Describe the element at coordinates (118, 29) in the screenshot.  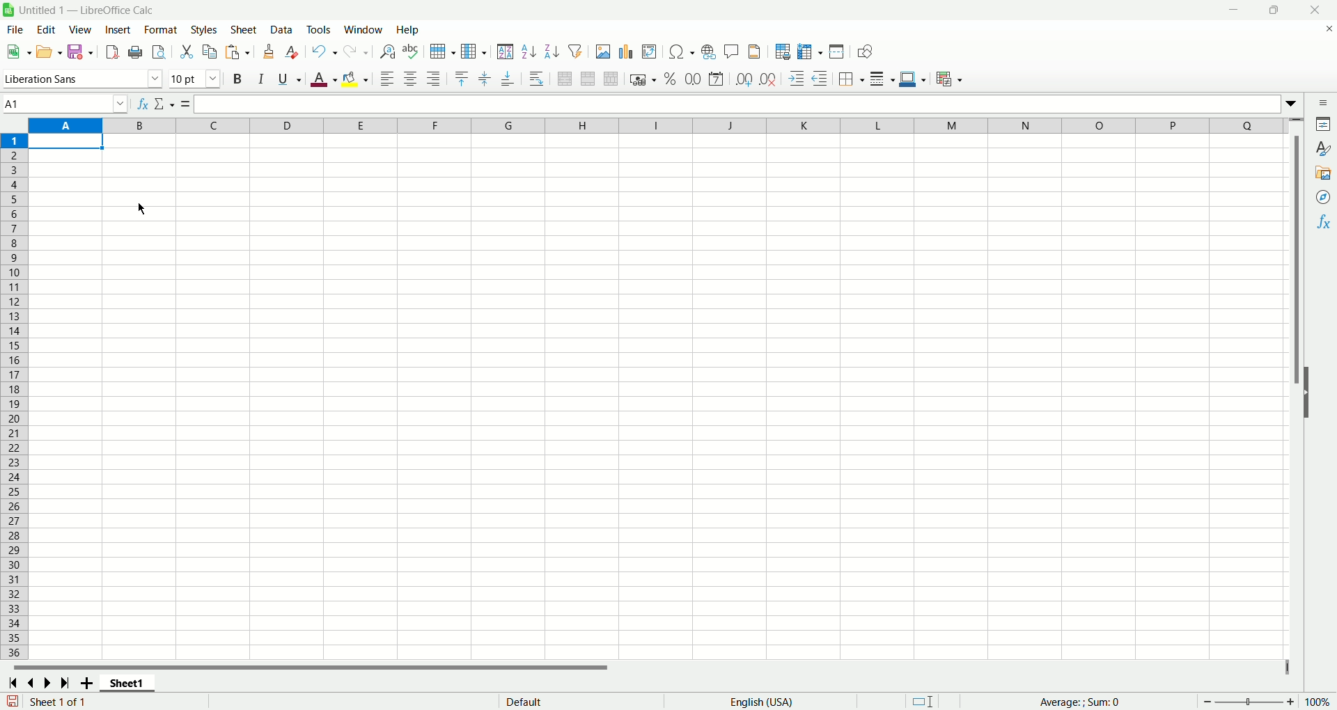
I see `insert` at that location.